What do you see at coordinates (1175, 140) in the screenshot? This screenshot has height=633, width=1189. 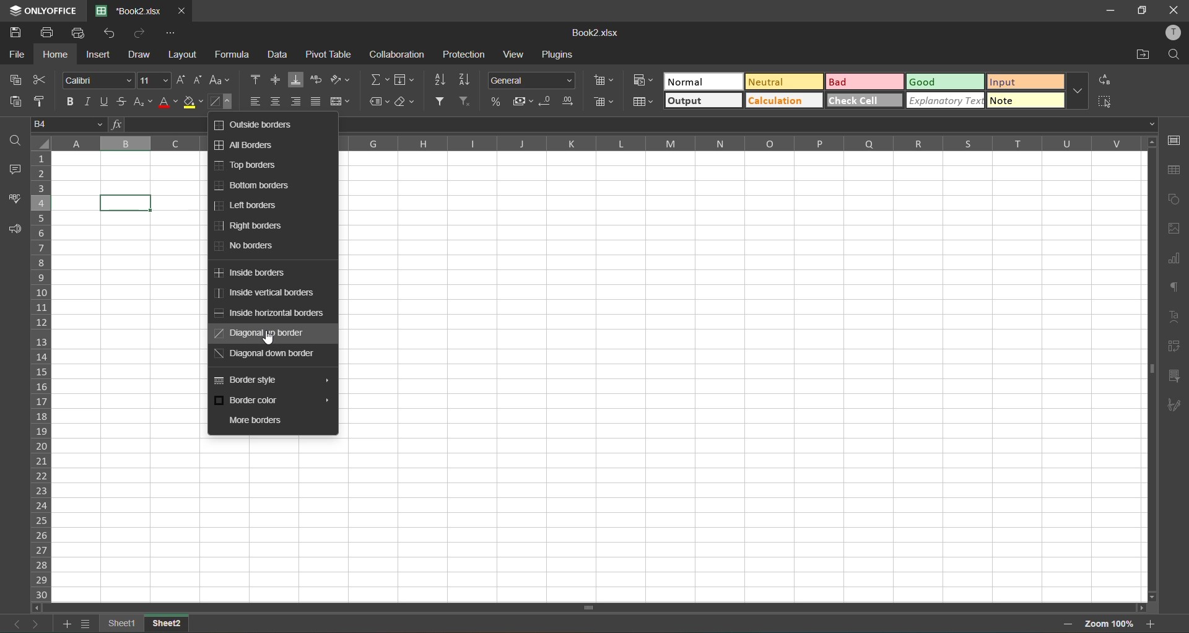 I see `cell settings` at bounding box center [1175, 140].